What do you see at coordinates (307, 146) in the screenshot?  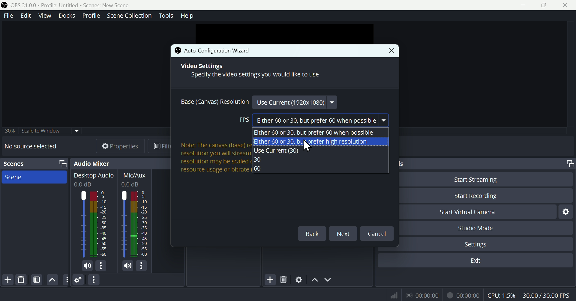 I see `cursor` at bounding box center [307, 146].